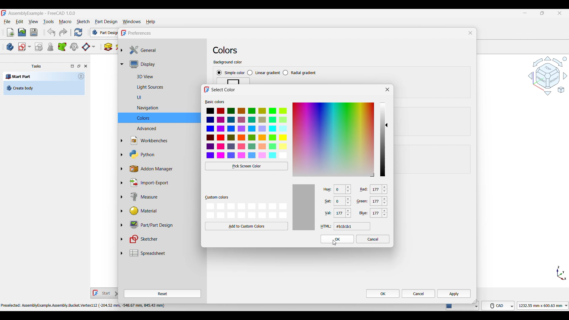 The image size is (569, 320). Describe the element at coordinates (338, 239) in the screenshot. I see `OK` at that location.